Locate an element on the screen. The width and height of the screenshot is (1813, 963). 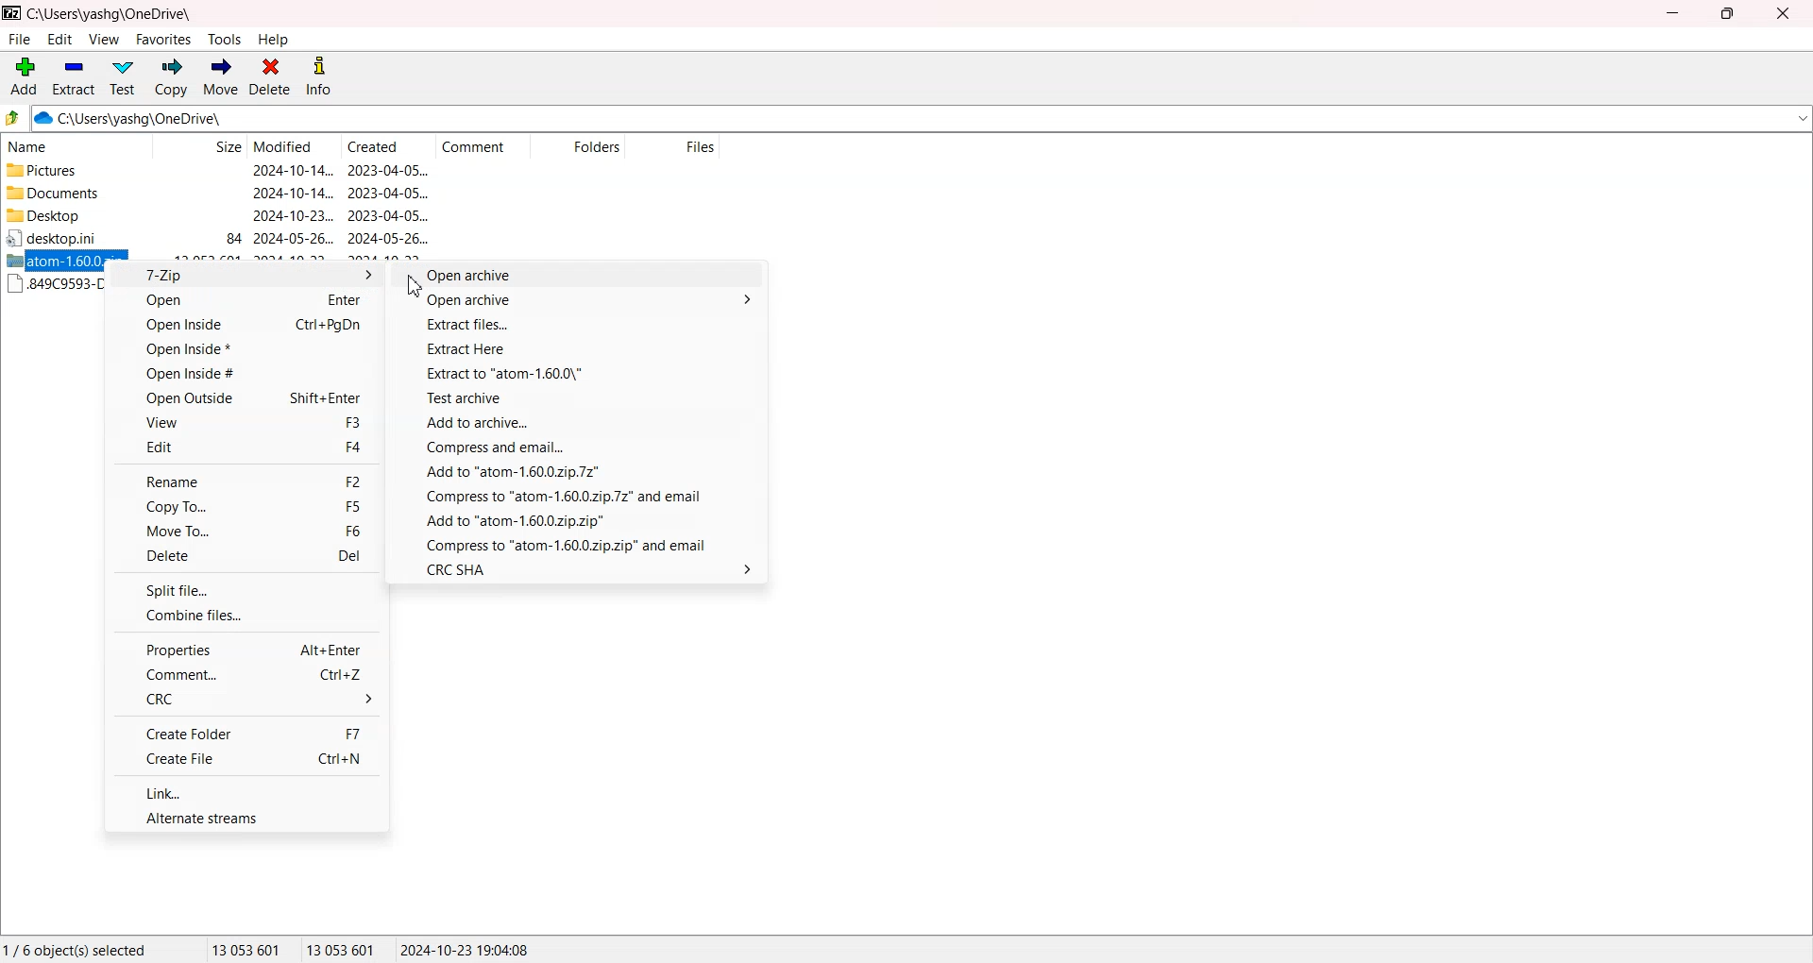
Atom Zip File is located at coordinates (55, 261).